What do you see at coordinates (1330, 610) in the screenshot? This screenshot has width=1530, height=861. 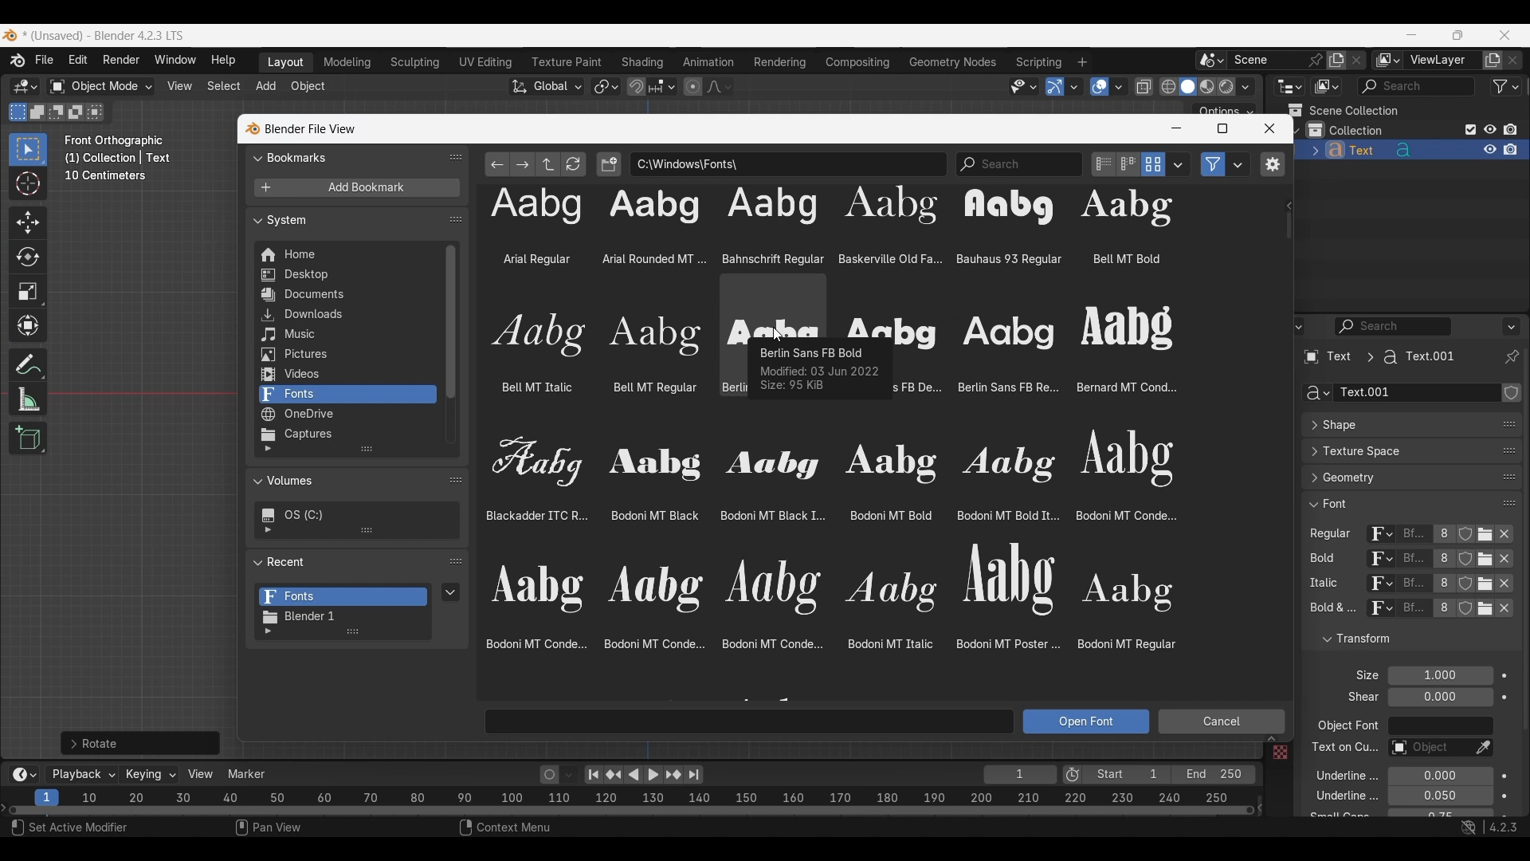 I see `text` at bounding box center [1330, 610].